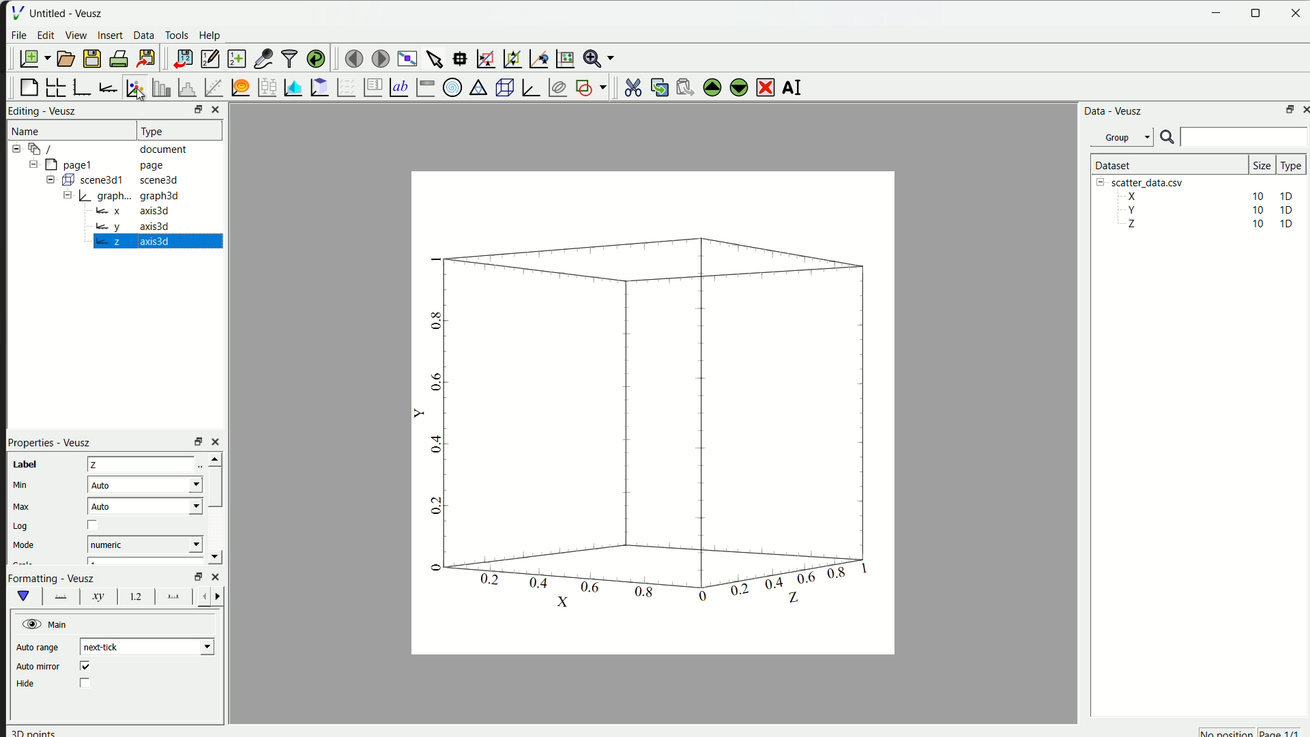 This screenshot has height=737, width=1310. I want to click on copy the widget, so click(656, 87).